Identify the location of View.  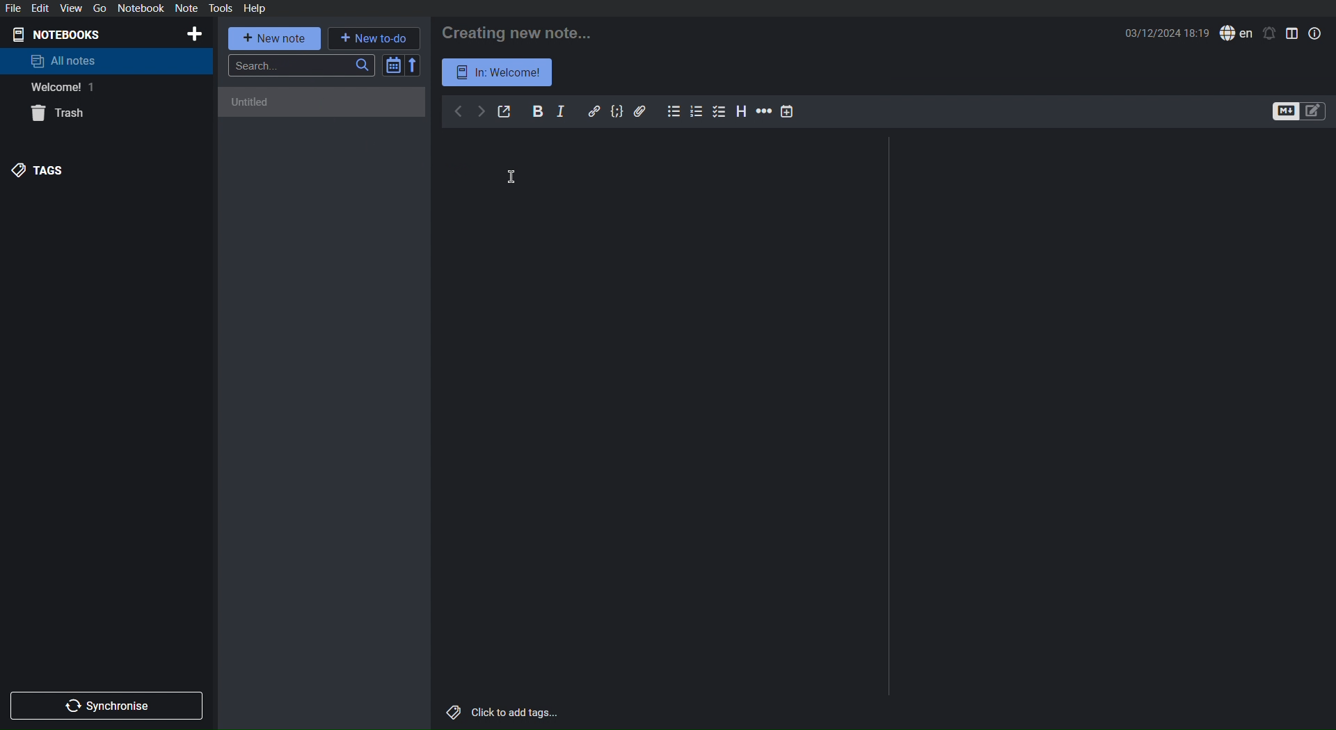
(70, 8).